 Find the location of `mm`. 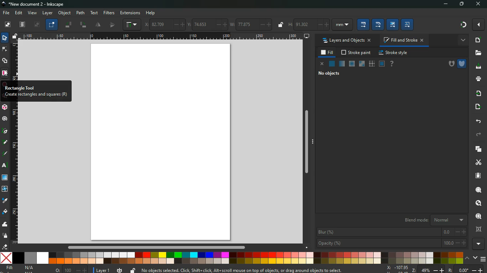

mm is located at coordinates (342, 25).